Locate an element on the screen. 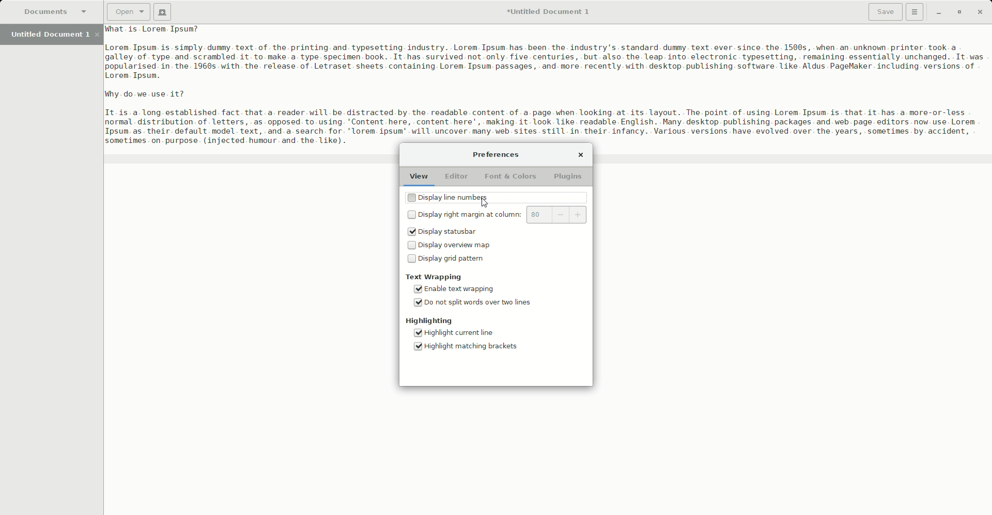 The width and height of the screenshot is (992, 515). Display right margin is located at coordinates (463, 215).